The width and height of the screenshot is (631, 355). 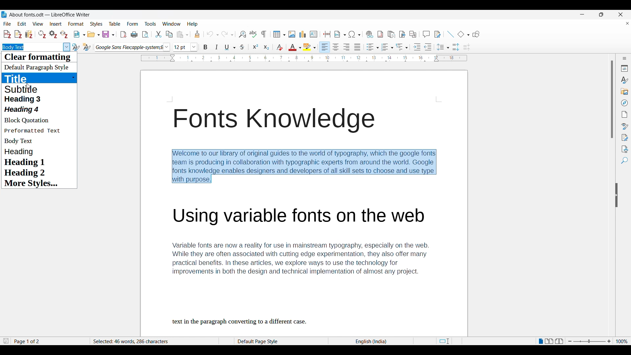 What do you see at coordinates (76, 24) in the screenshot?
I see `Format menu` at bounding box center [76, 24].